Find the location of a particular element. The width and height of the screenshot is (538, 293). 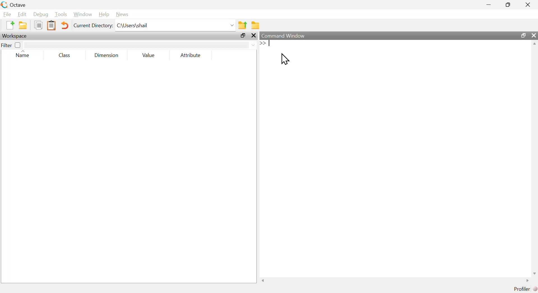

C\Users\shail  is located at coordinates (176, 25).